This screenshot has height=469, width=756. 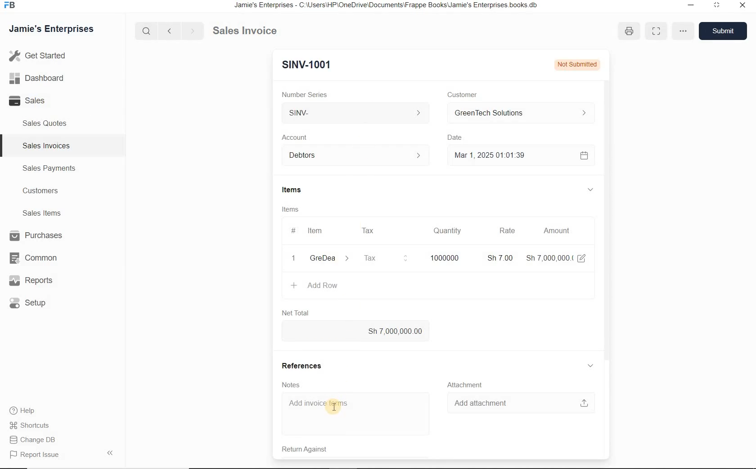 I want to click on Items., so click(x=290, y=209).